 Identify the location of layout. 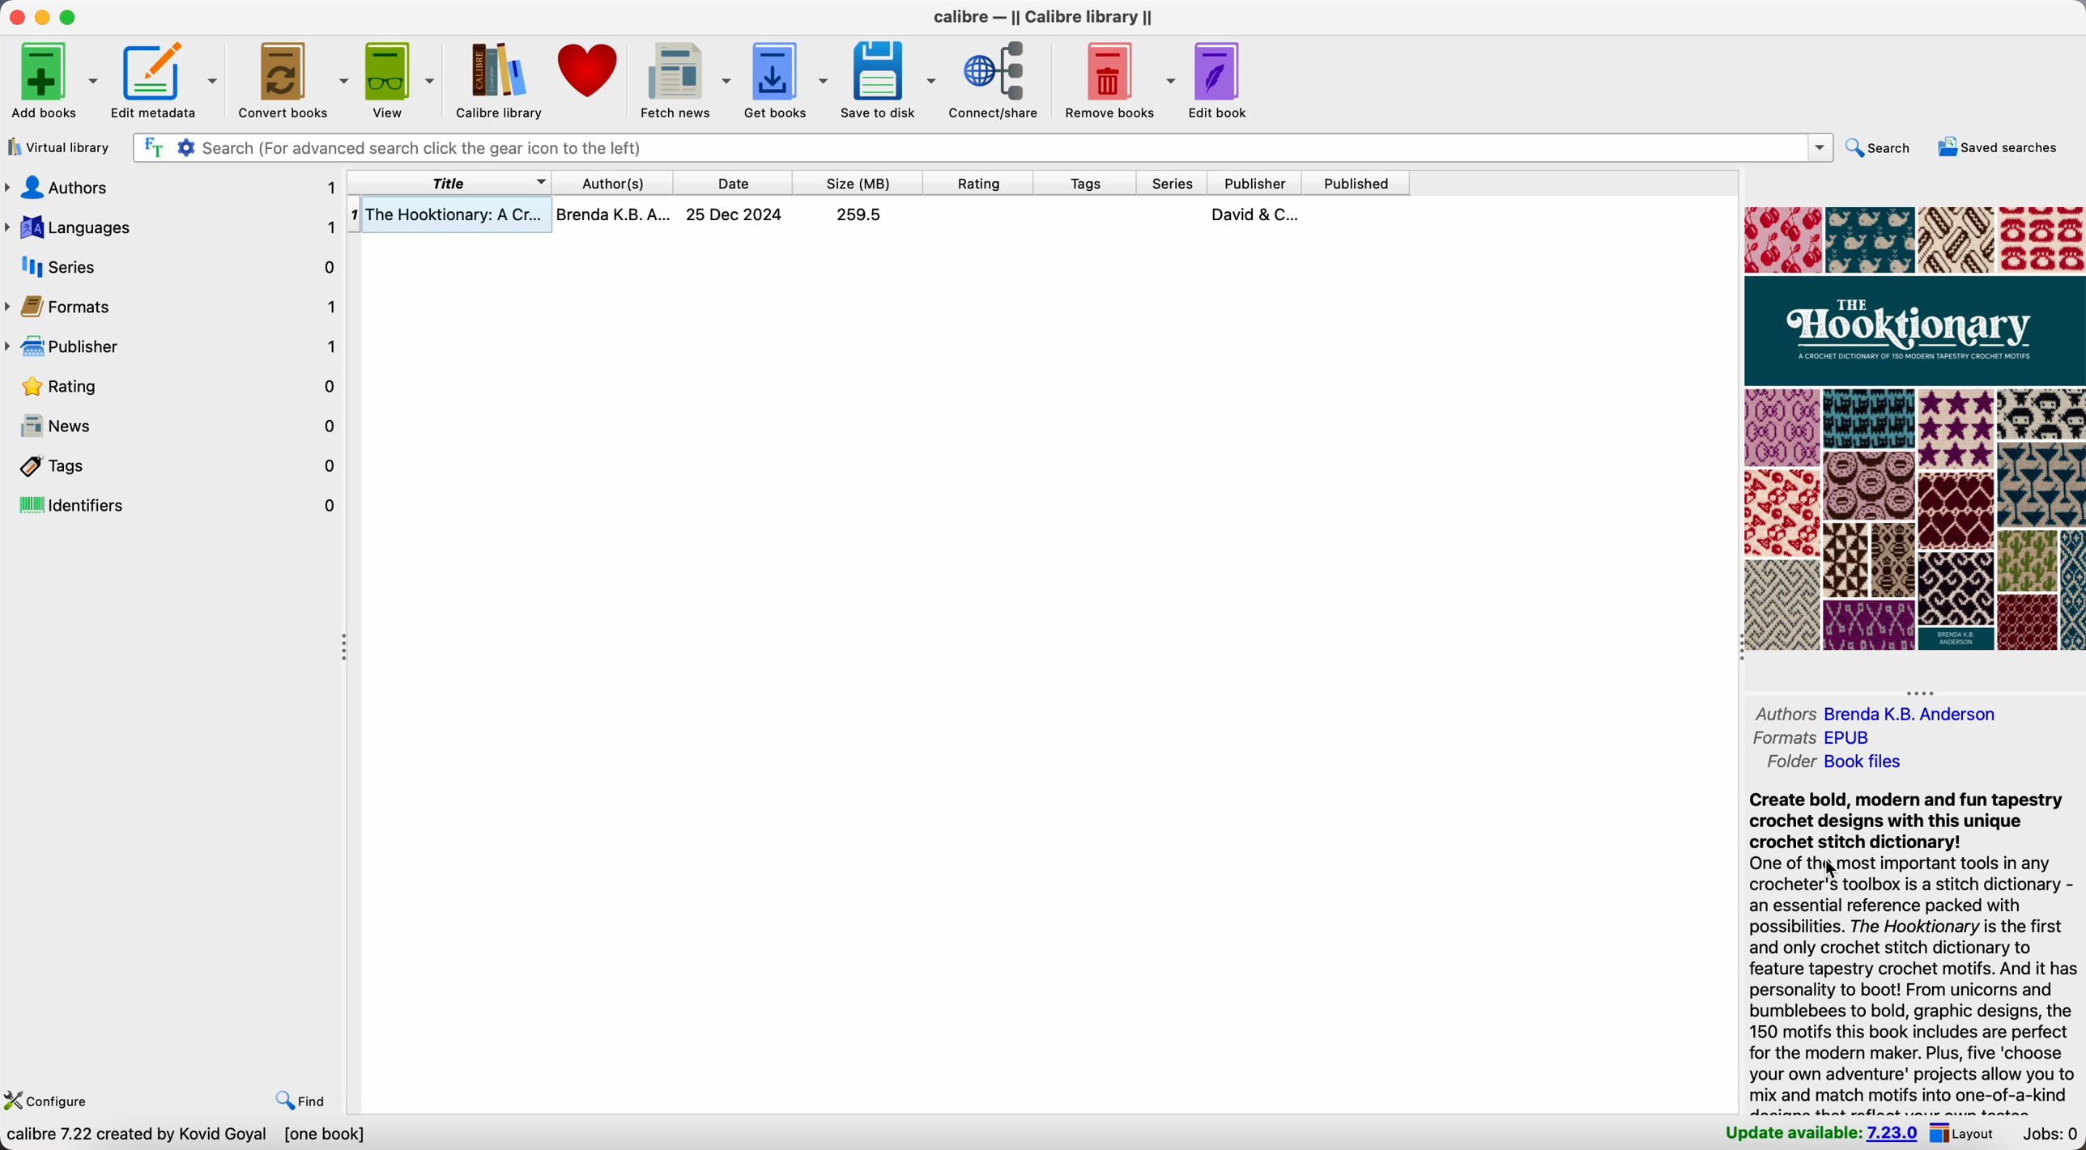
(1969, 1135).